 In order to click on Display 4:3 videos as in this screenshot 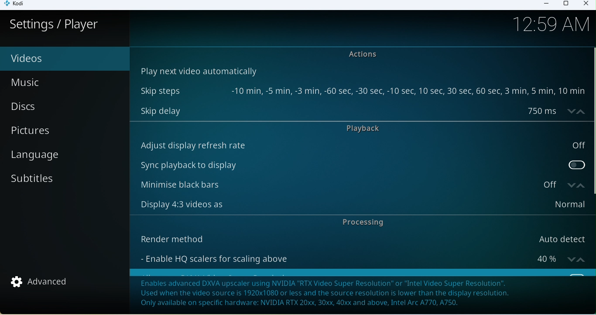, I will do `click(360, 205)`.